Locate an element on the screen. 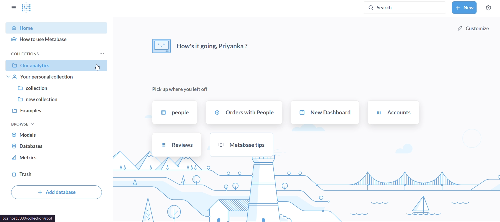 The width and height of the screenshot is (500, 222). close sidebar is located at coordinates (14, 8).